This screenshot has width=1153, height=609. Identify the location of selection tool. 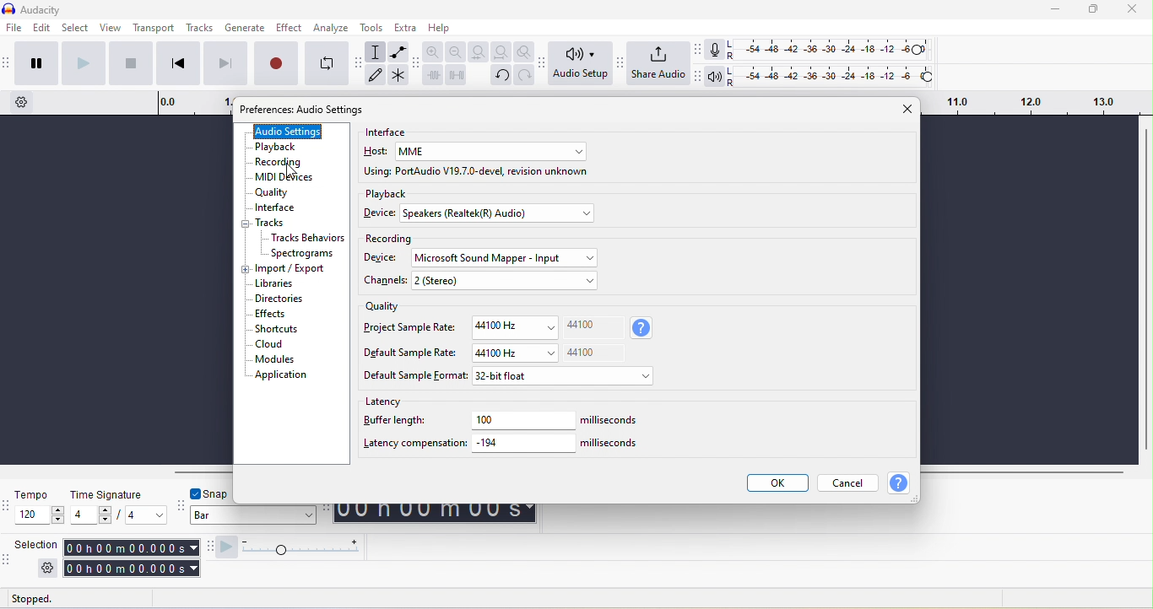
(377, 51).